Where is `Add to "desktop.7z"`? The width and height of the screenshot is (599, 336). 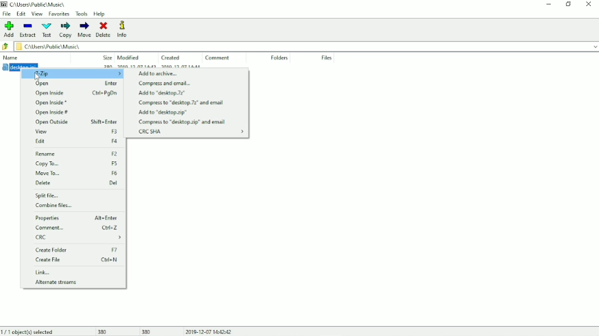 Add to "desktop.7z" is located at coordinates (163, 93).